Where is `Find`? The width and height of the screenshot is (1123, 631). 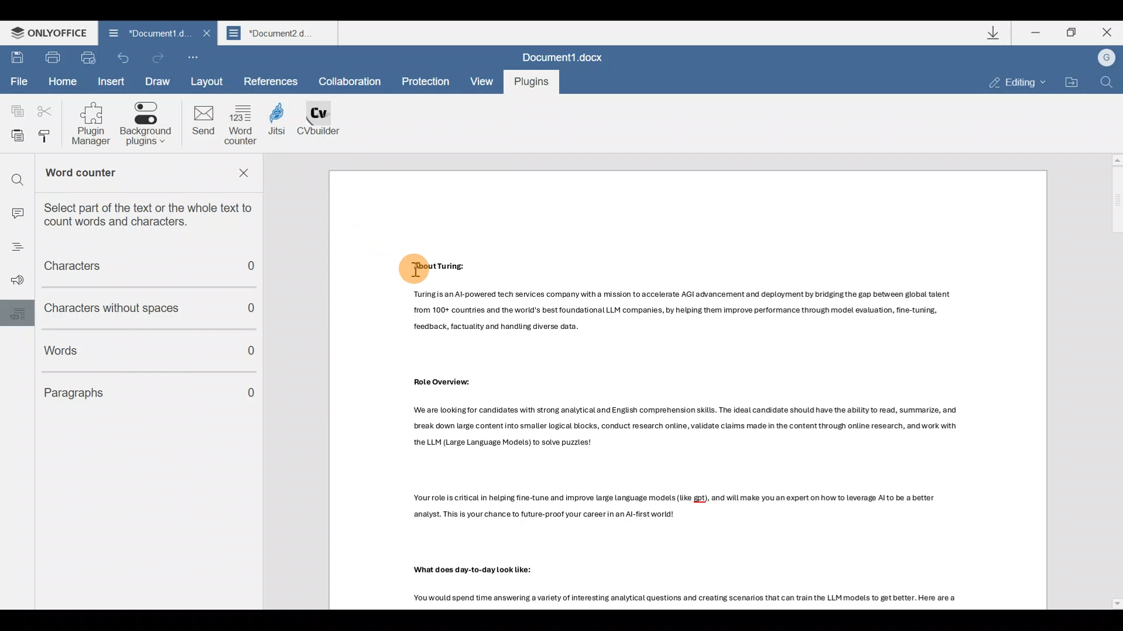 Find is located at coordinates (1109, 84).